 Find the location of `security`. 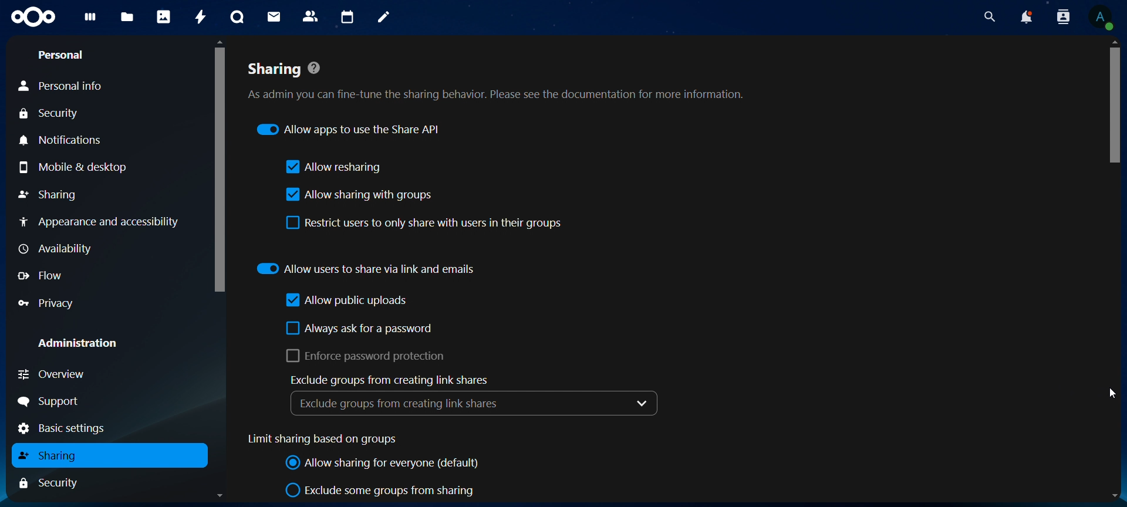

security is located at coordinates (56, 113).